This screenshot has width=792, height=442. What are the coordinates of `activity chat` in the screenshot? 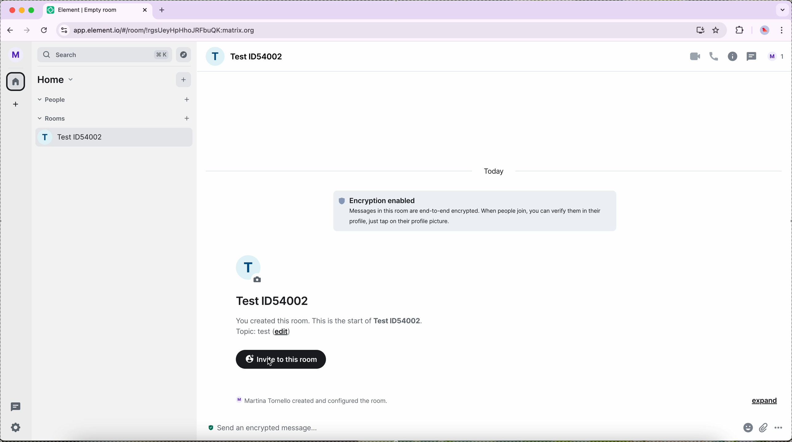 It's located at (315, 400).